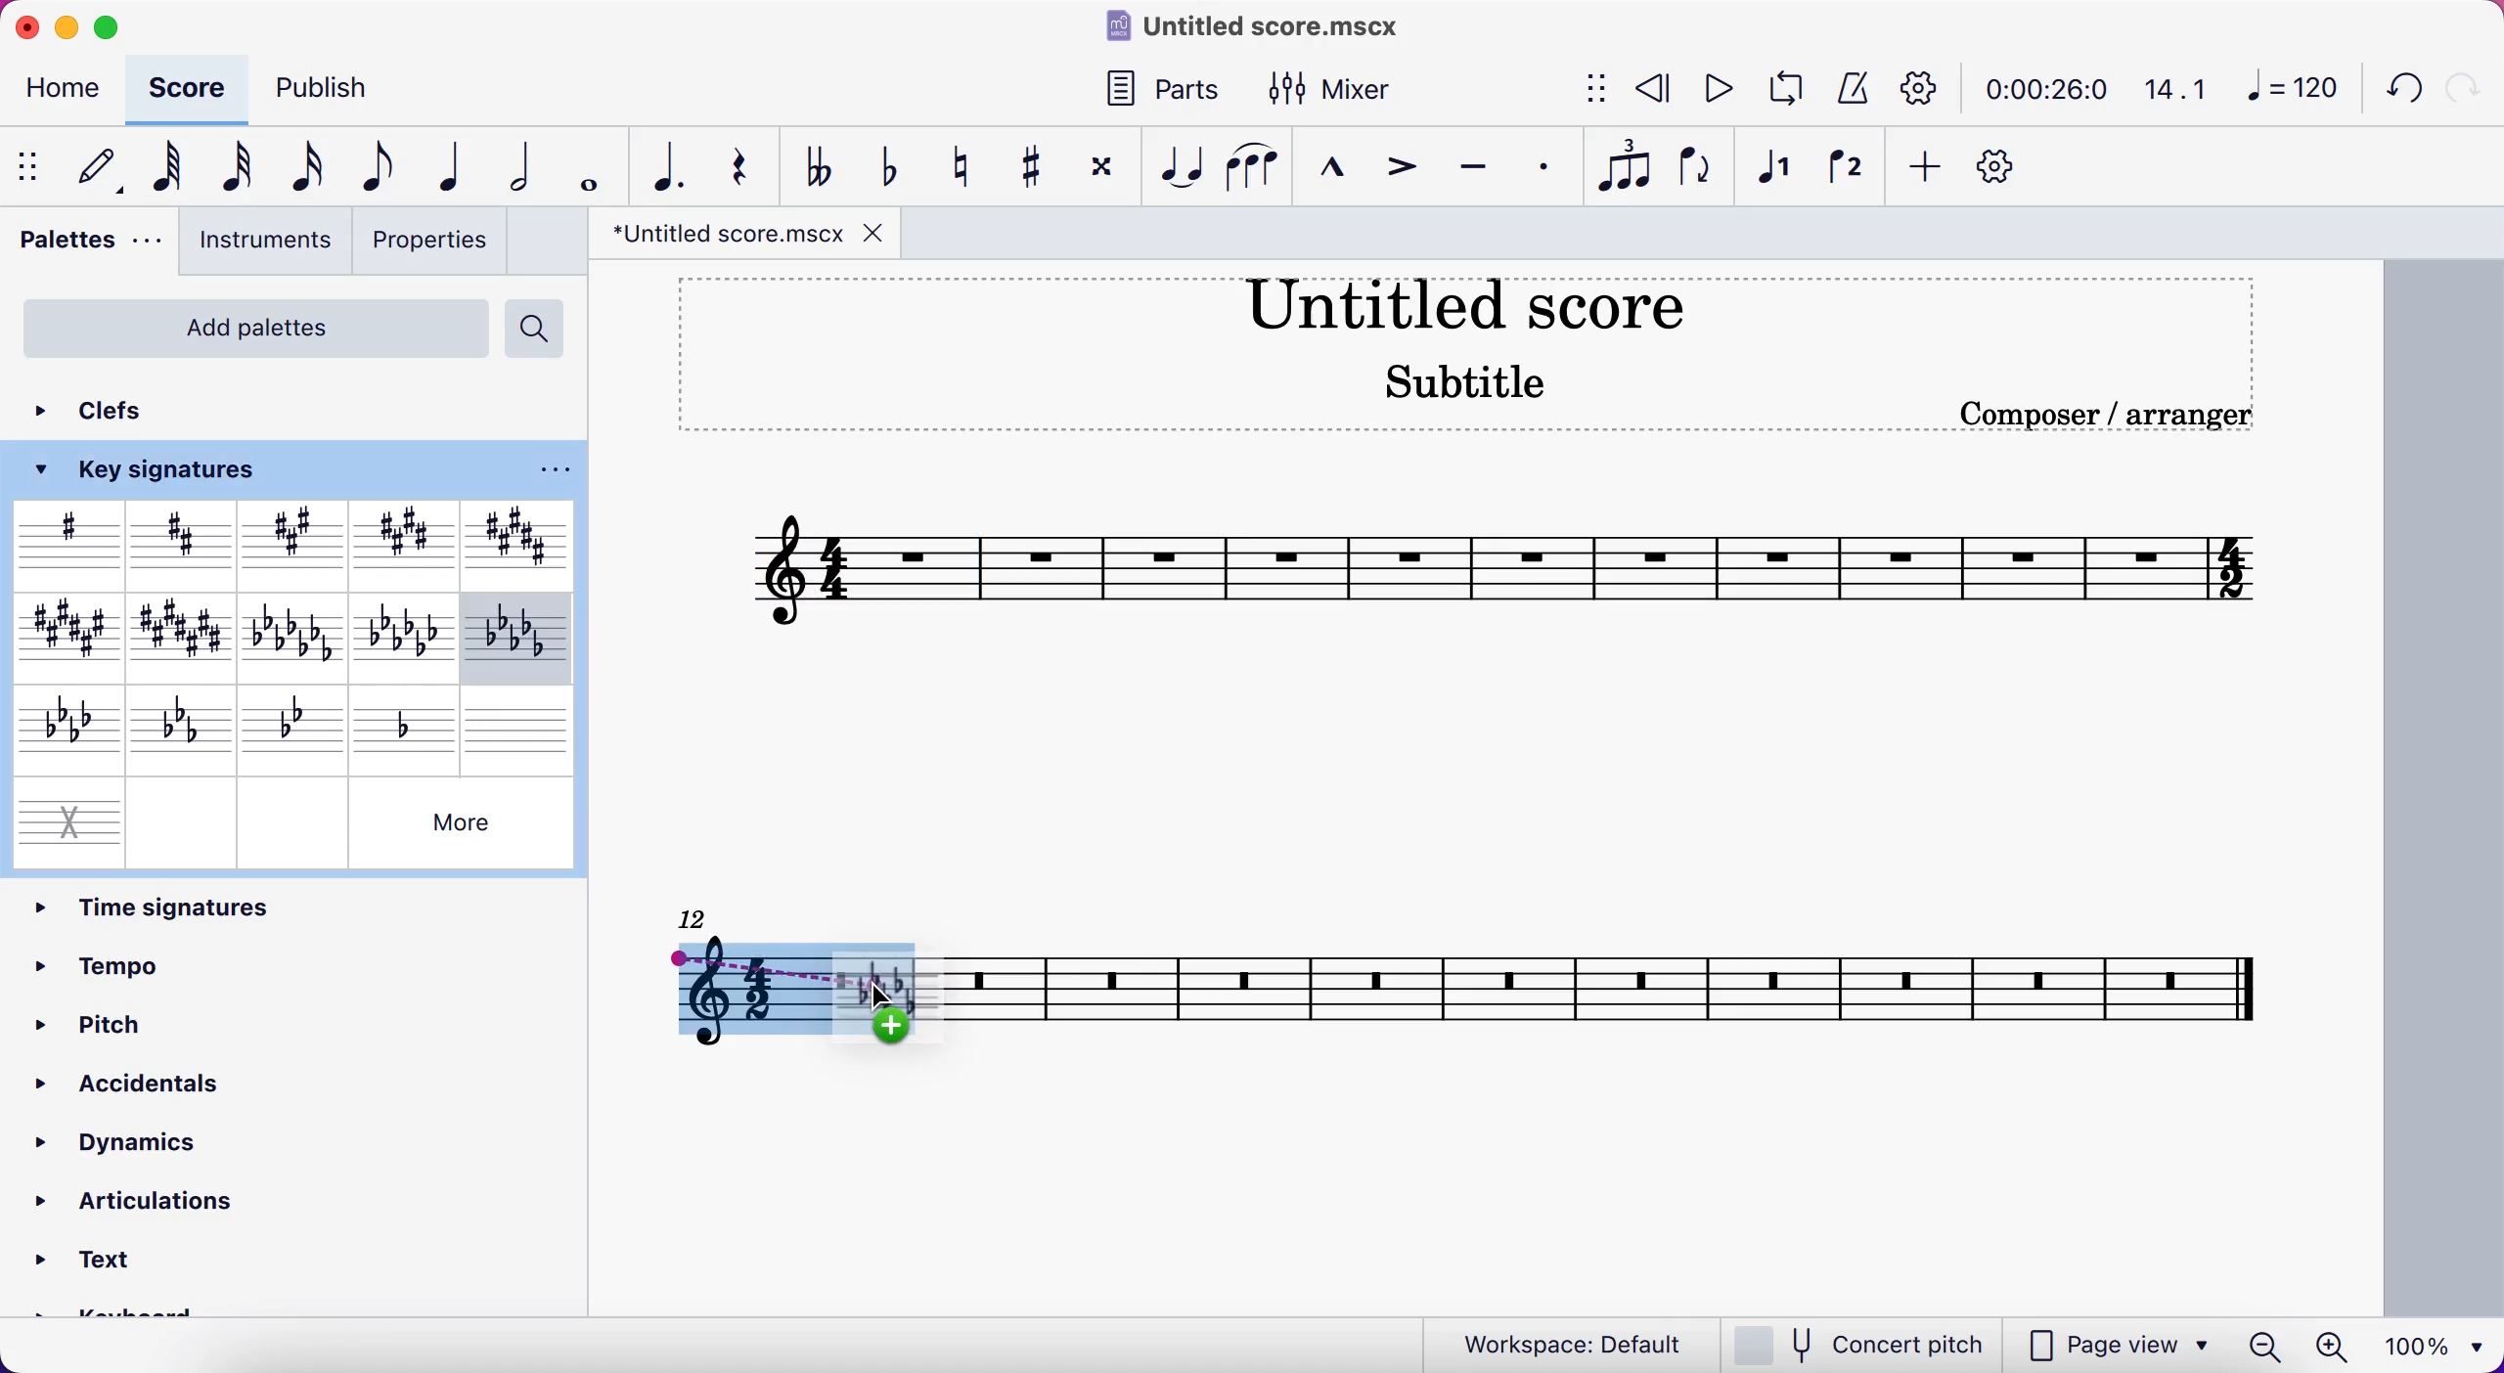 This screenshot has height=1373, width=2504. Describe the element at coordinates (31, 165) in the screenshot. I see `show/hide` at that location.